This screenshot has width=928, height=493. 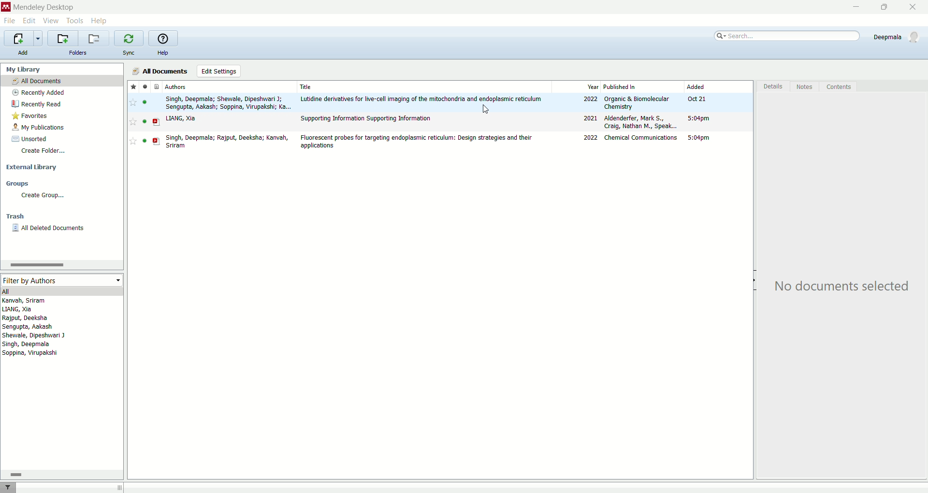 What do you see at coordinates (49, 228) in the screenshot?
I see `all deleted documents` at bounding box center [49, 228].